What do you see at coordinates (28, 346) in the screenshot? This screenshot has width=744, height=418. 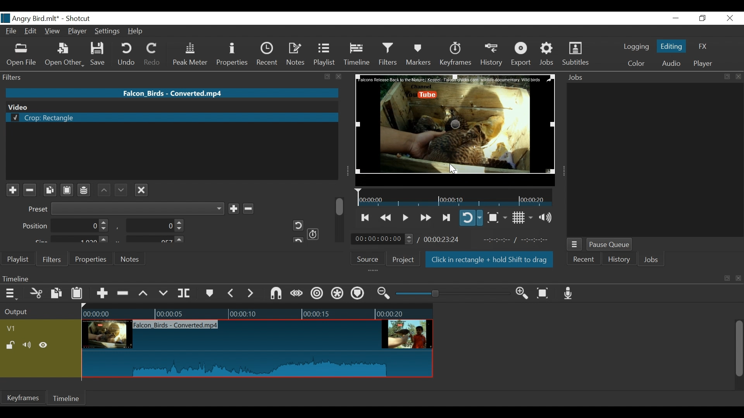 I see `Mute` at bounding box center [28, 346].